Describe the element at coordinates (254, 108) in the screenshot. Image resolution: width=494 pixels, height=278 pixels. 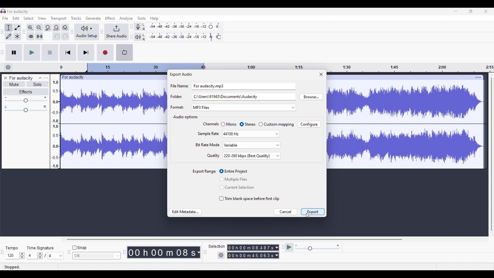
I see `Format options to choose from` at that location.